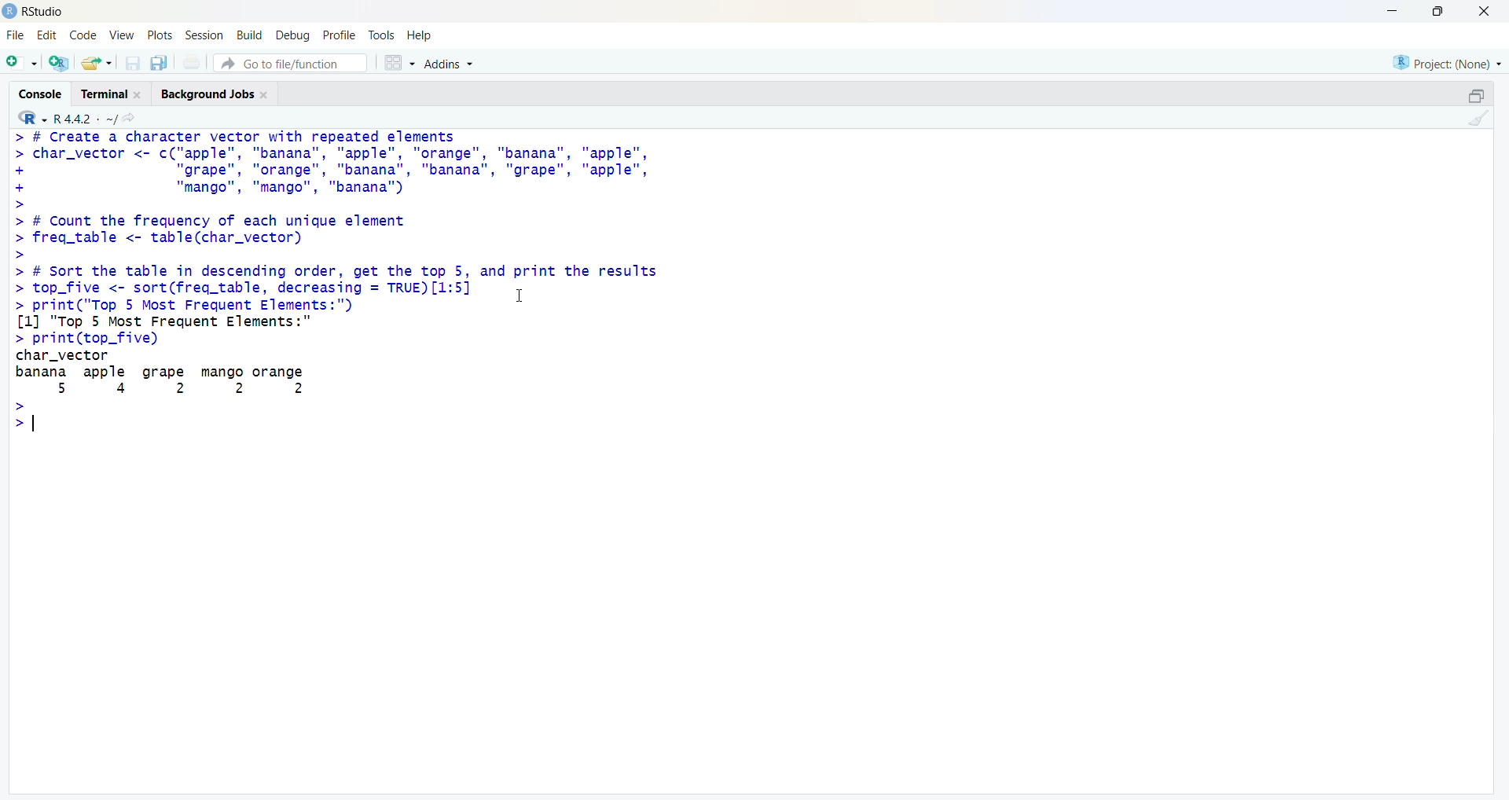 The image size is (1509, 800). I want to click on  Save all open documents (Ctrl + Alt + S), so click(160, 62).